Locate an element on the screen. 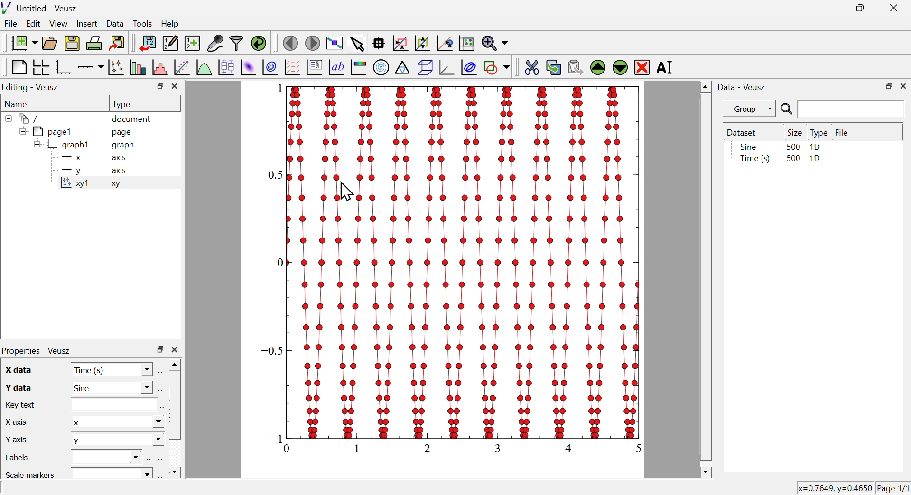  close is located at coordinates (174, 350).